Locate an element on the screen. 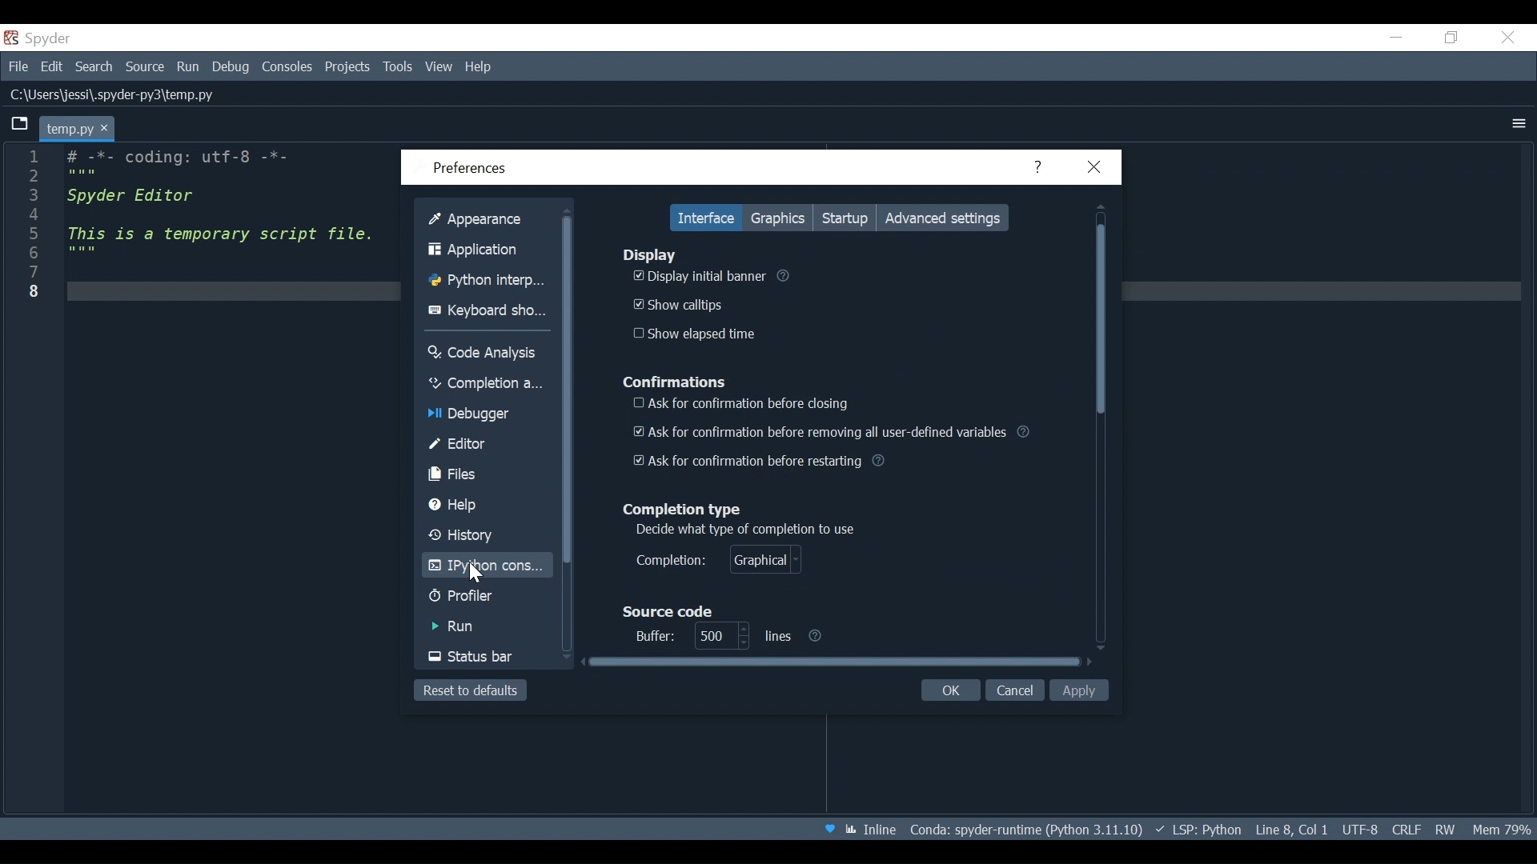  Horizontal Scroll bar is located at coordinates (837, 662).